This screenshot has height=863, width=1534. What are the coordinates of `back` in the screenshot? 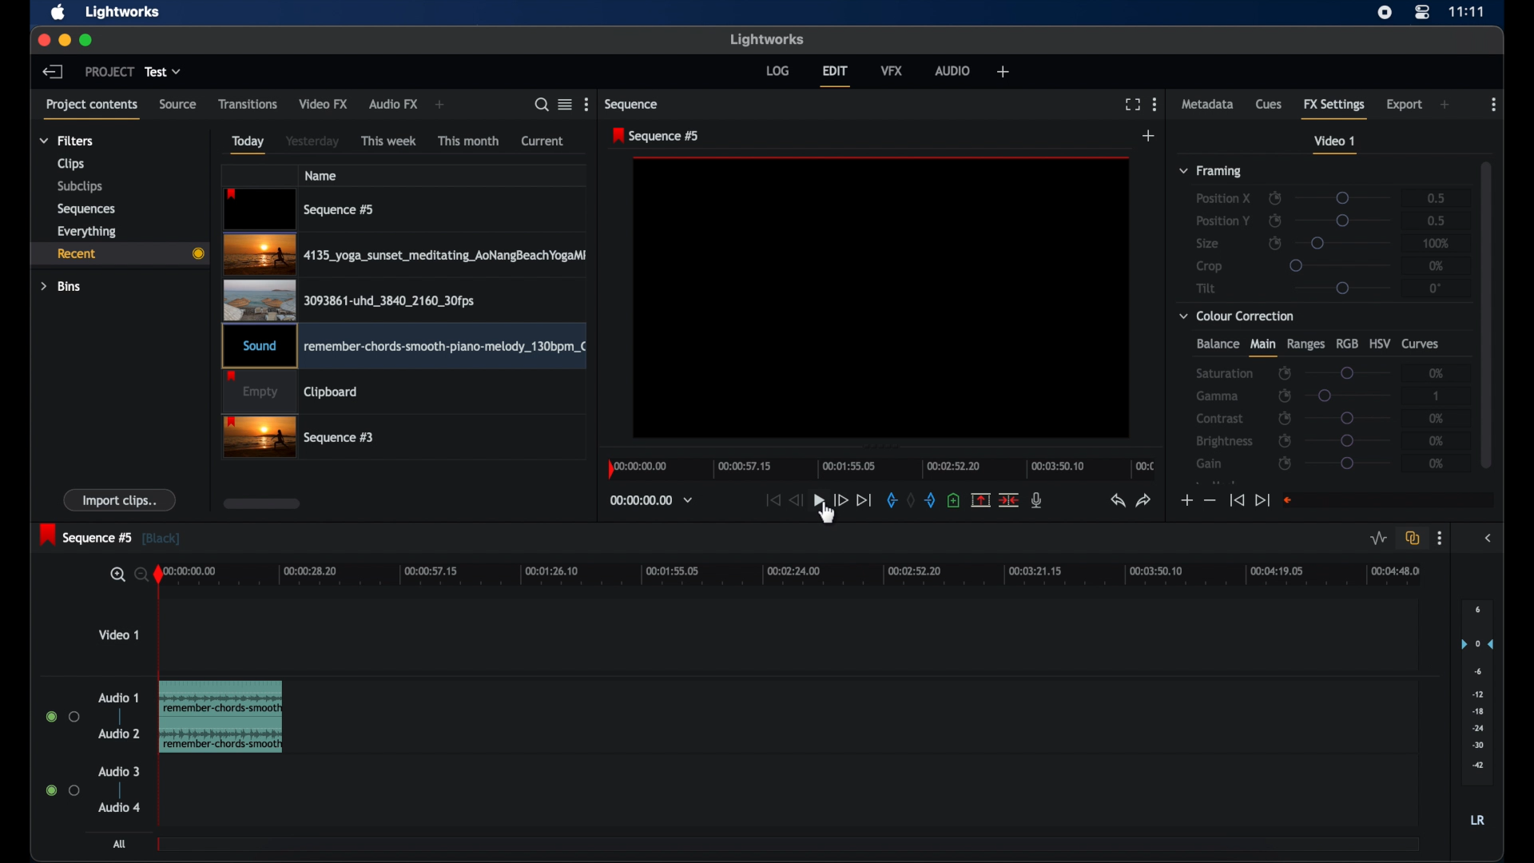 It's located at (53, 72).